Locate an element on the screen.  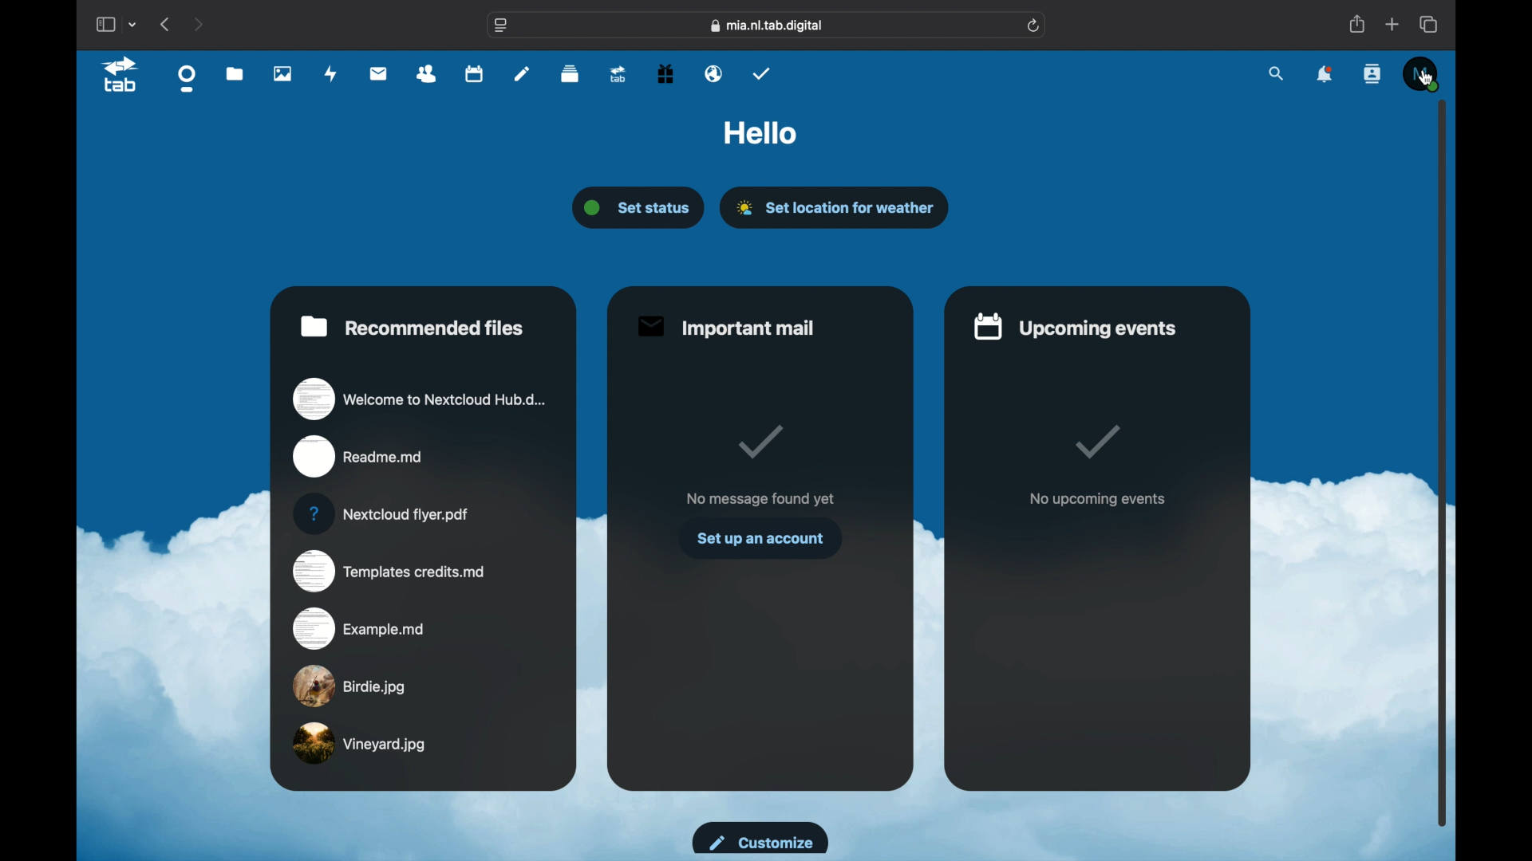
example is located at coordinates (360, 627).